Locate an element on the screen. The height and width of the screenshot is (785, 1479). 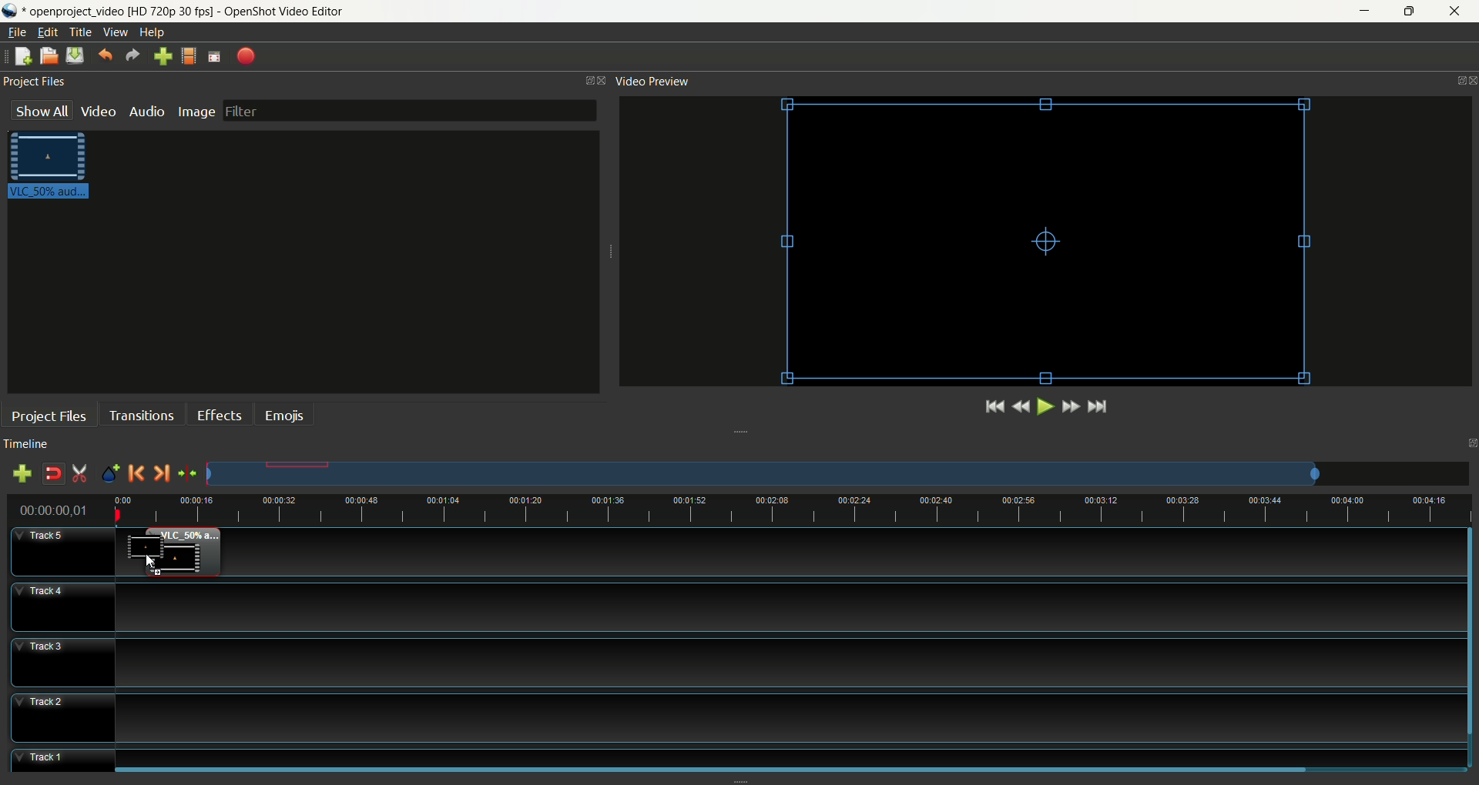
undo is located at coordinates (103, 55).